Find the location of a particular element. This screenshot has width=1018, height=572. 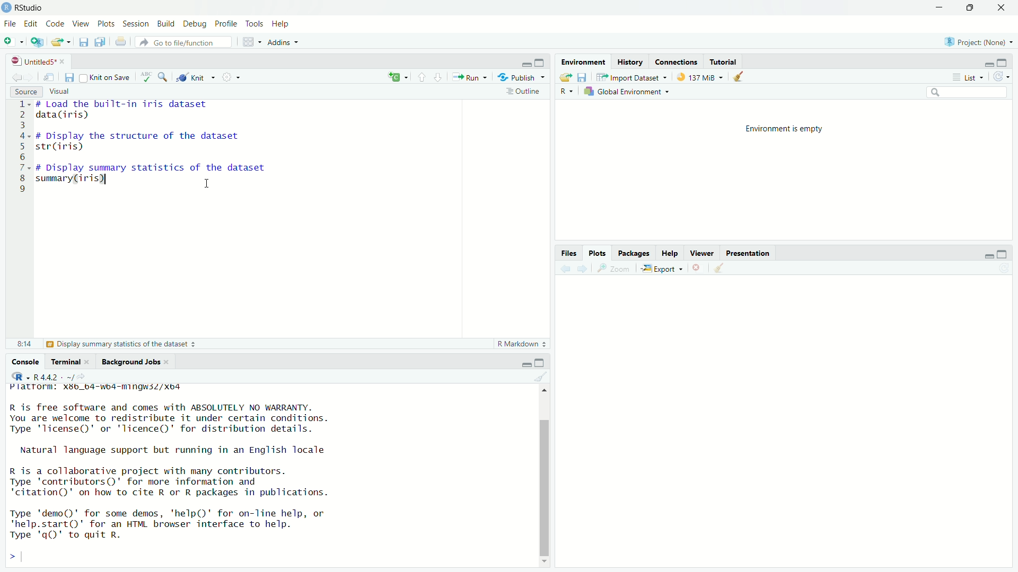

New Command is located at coordinates (398, 76).